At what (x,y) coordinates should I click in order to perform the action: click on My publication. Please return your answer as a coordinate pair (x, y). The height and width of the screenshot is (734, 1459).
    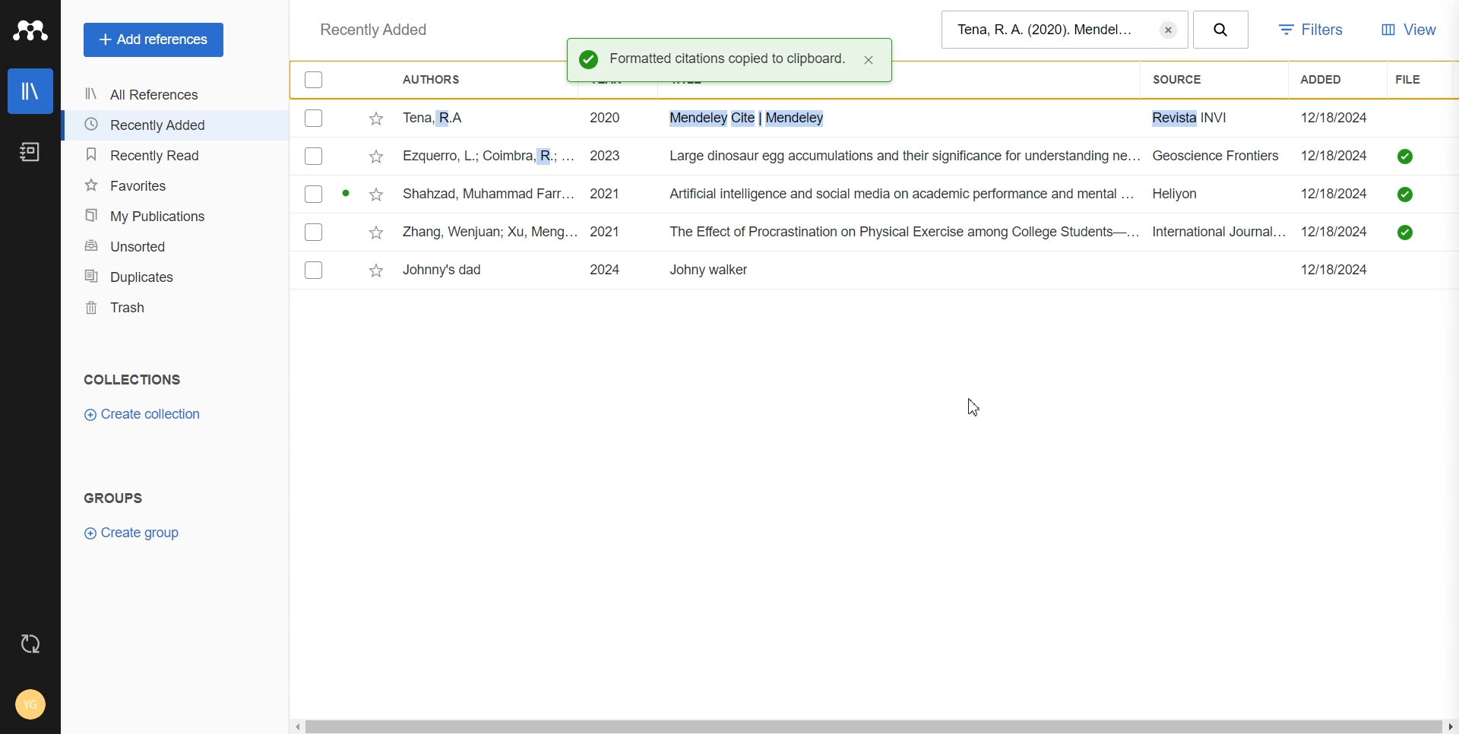
    Looking at the image, I should click on (175, 216).